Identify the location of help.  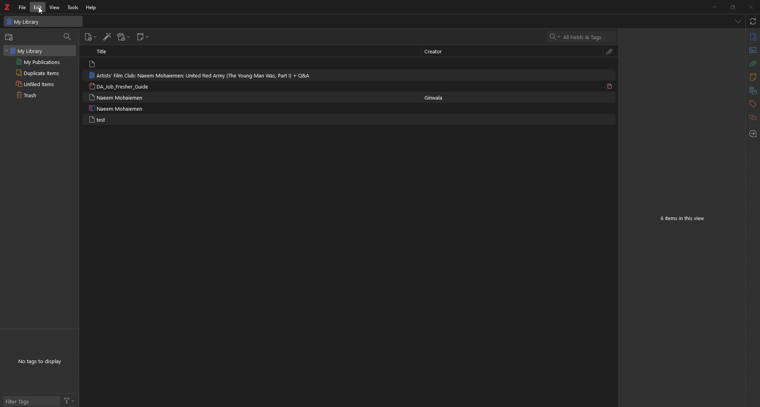
(92, 8).